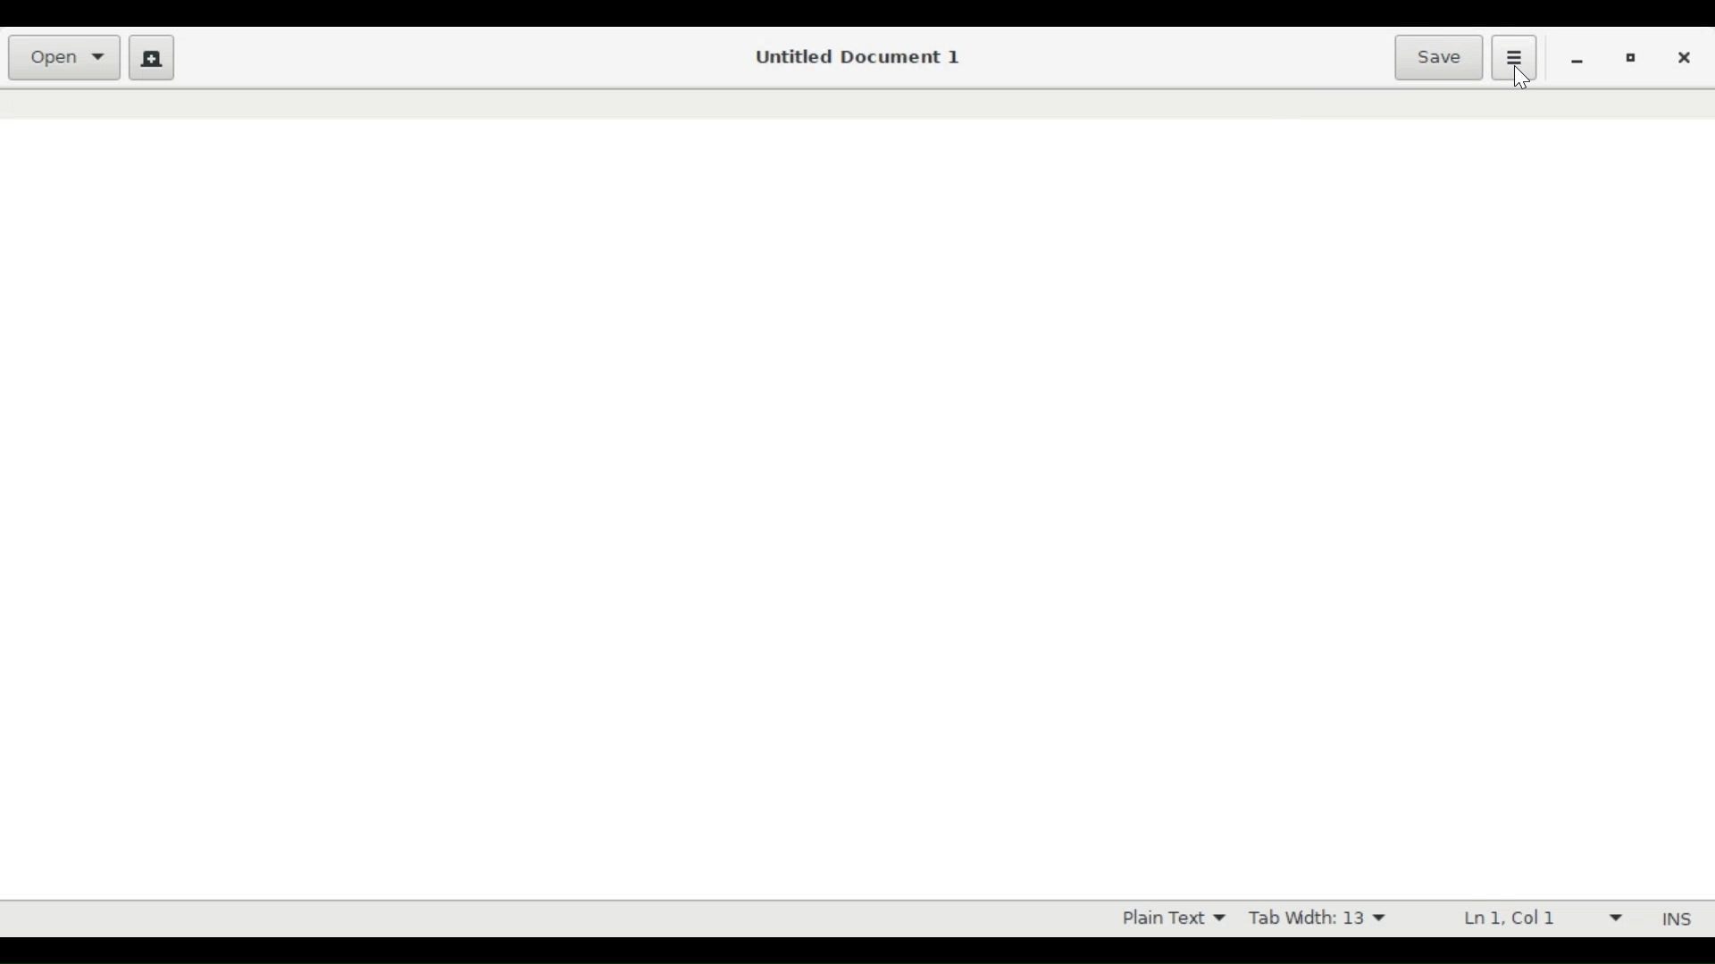 Image resolution: width=1715 pixels, height=964 pixels. I want to click on Save, so click(1437, 57).